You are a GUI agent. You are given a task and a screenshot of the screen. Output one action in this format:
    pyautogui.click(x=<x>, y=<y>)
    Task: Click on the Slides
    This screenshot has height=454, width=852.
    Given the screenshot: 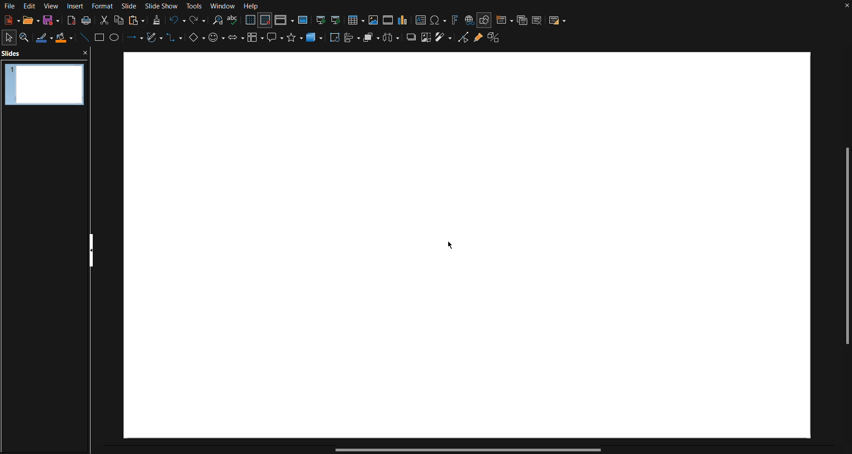 What is the action you would take?
    pyautogui.click(x=14, y=53)
    